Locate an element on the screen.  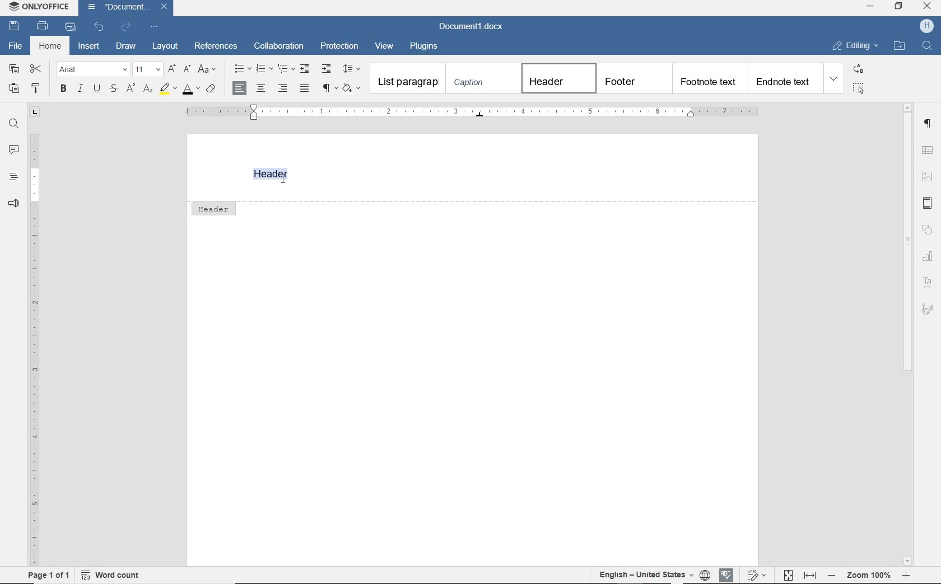
EDITING is located at coordinates (855, 46).